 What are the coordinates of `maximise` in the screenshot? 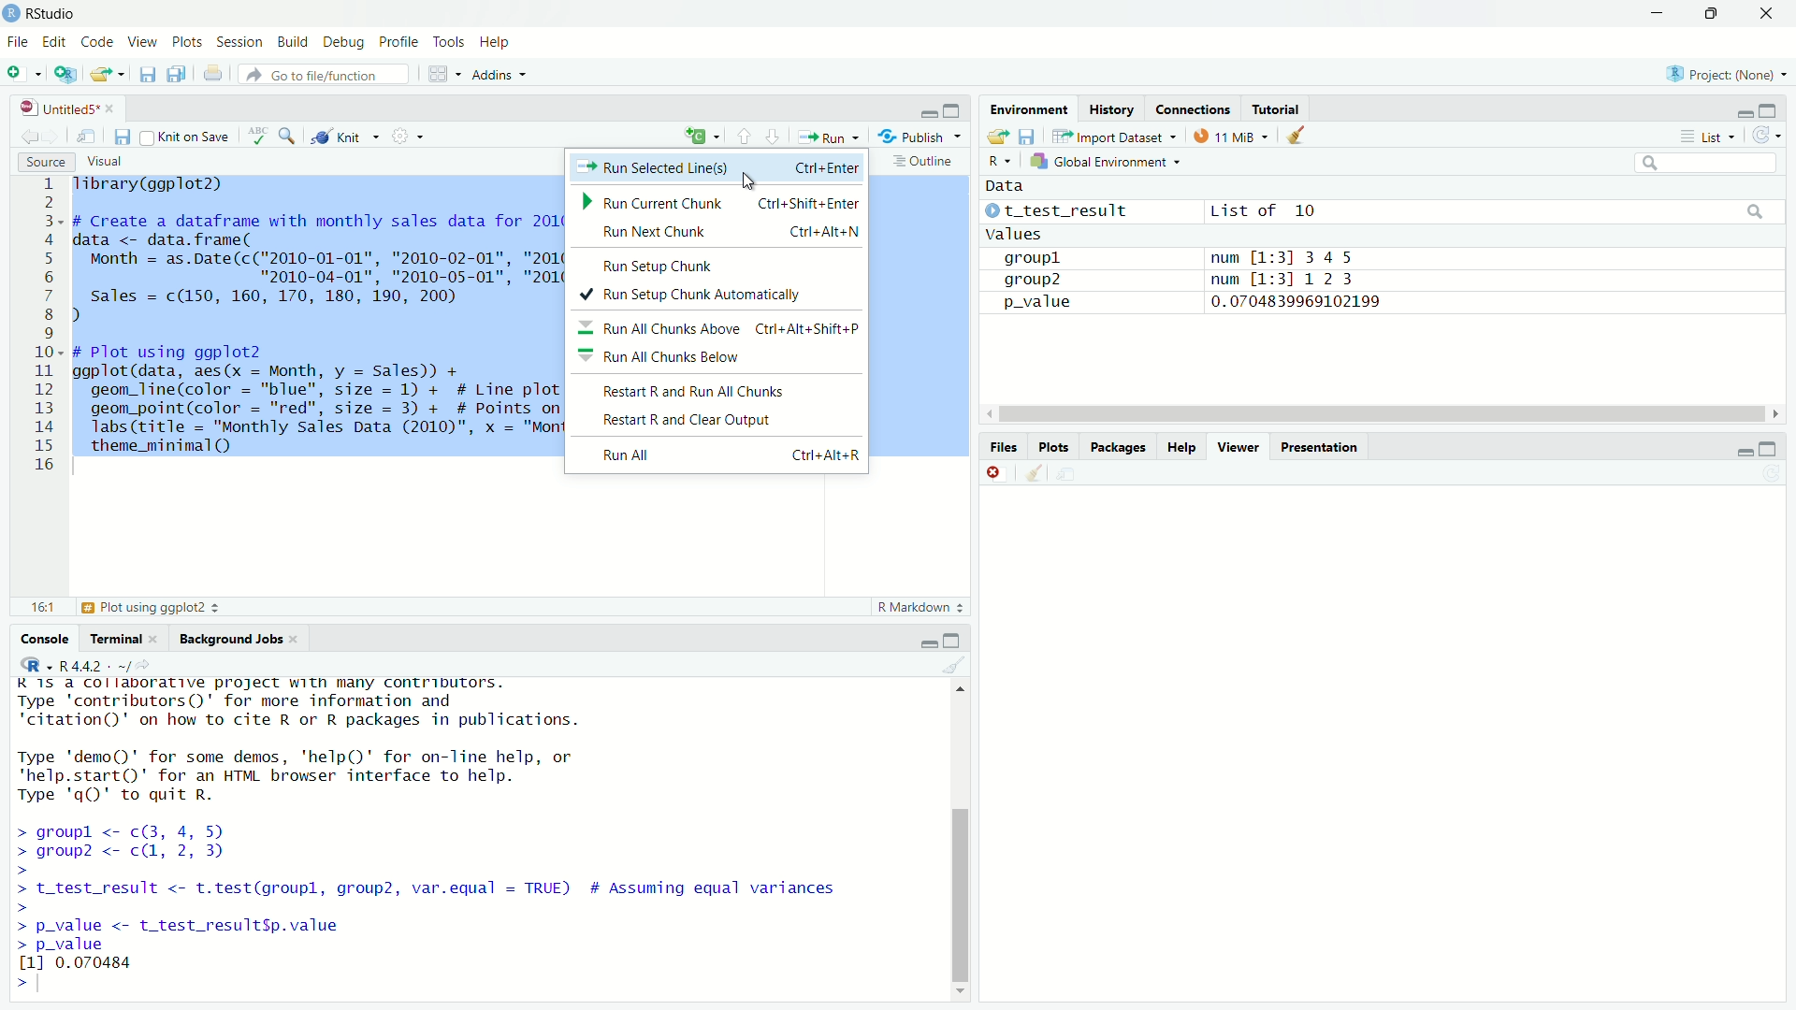 It's located at (952, 641).